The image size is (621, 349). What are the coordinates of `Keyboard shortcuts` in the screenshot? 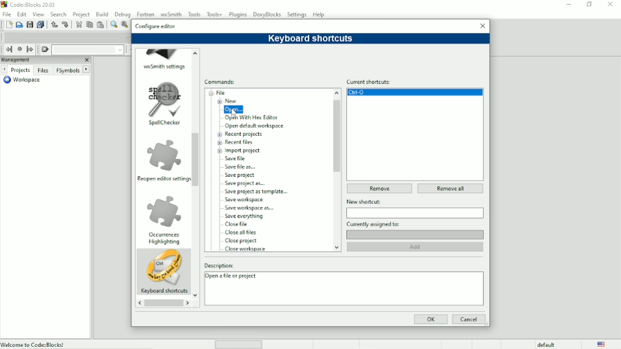 It's located at (311, 39).